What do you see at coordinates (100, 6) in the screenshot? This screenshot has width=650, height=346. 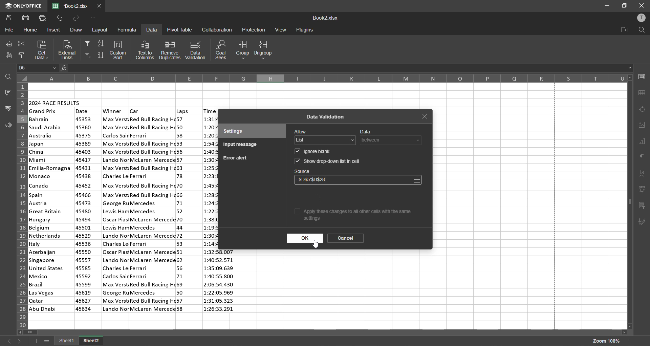 I see `close tab` at bounding box center [100, 6].